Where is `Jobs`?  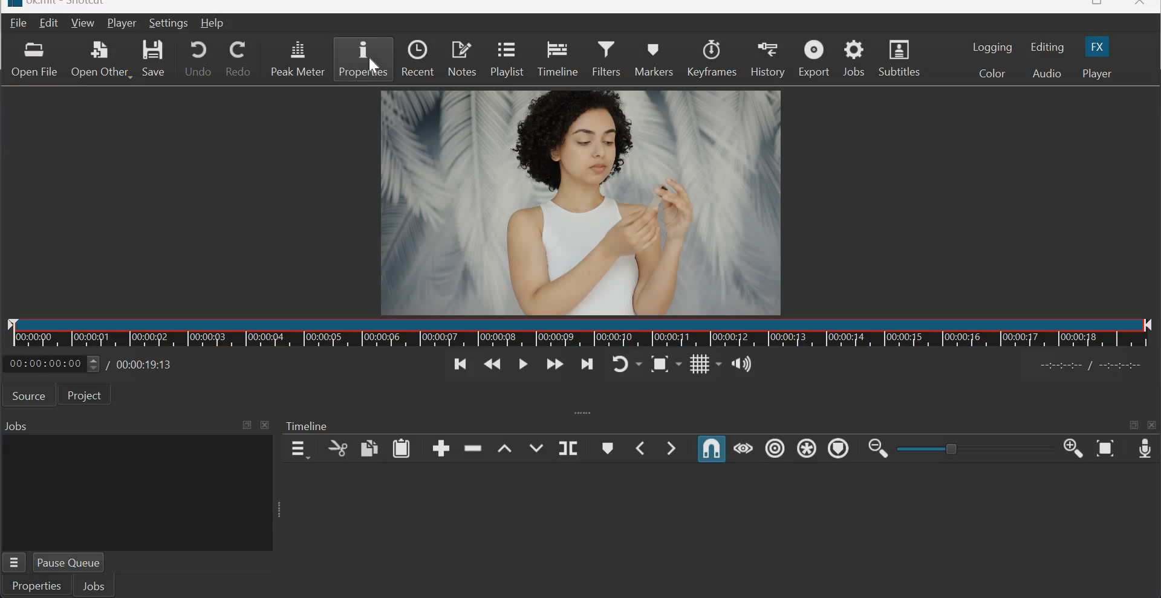
Jobs is located at coordinates (854, 59).